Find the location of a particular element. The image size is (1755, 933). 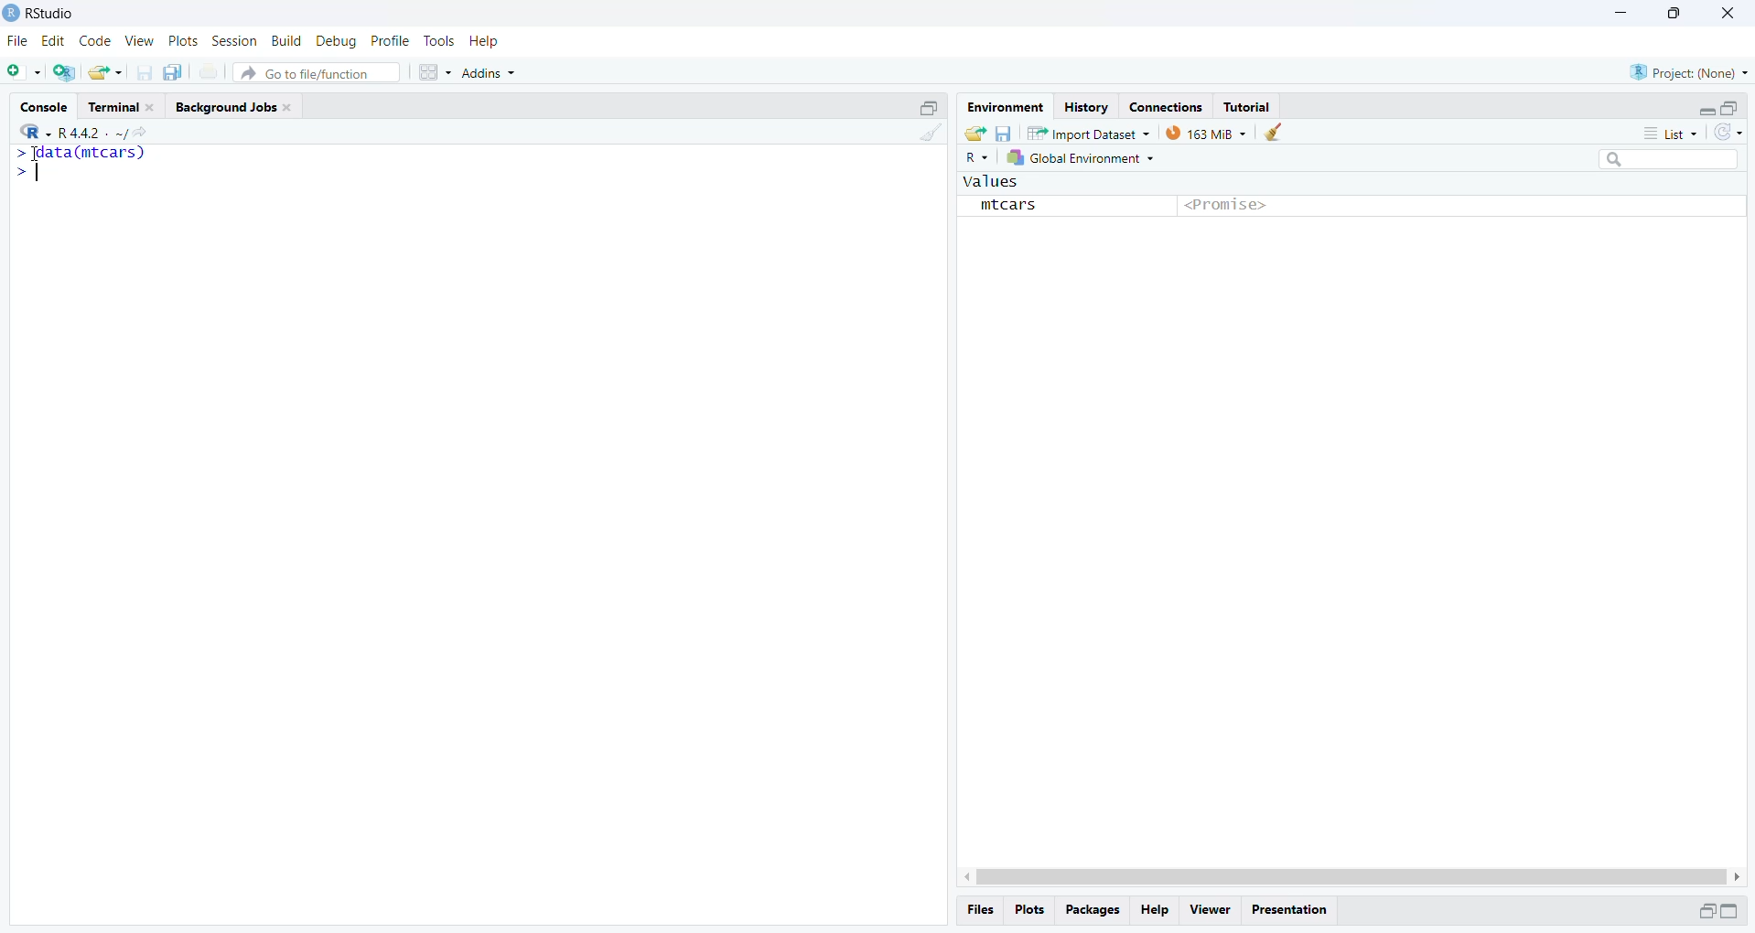

Global Environment is located at coordinates (1082, 158).